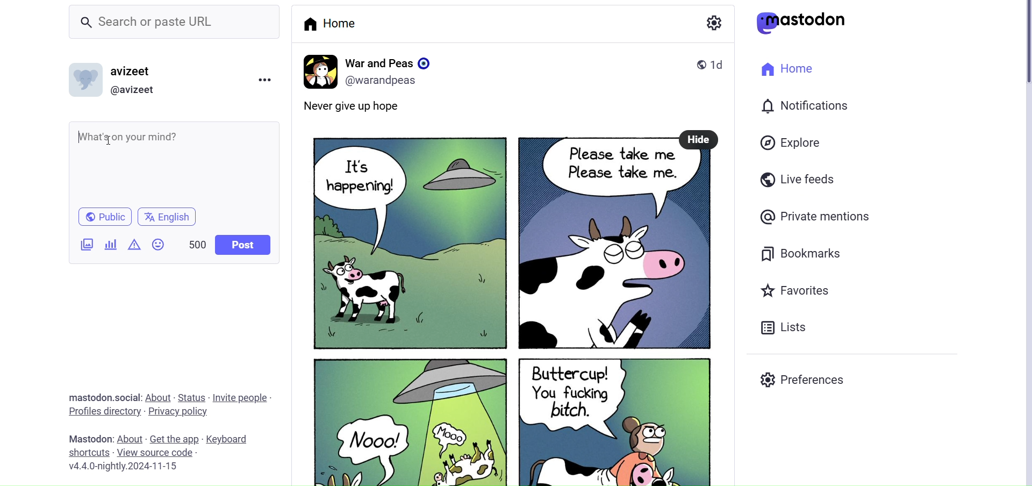 This screenshot has width=1032, height=486. Describe the element at coordinates (130, 433) in the screenshot. I see `About` at that location.